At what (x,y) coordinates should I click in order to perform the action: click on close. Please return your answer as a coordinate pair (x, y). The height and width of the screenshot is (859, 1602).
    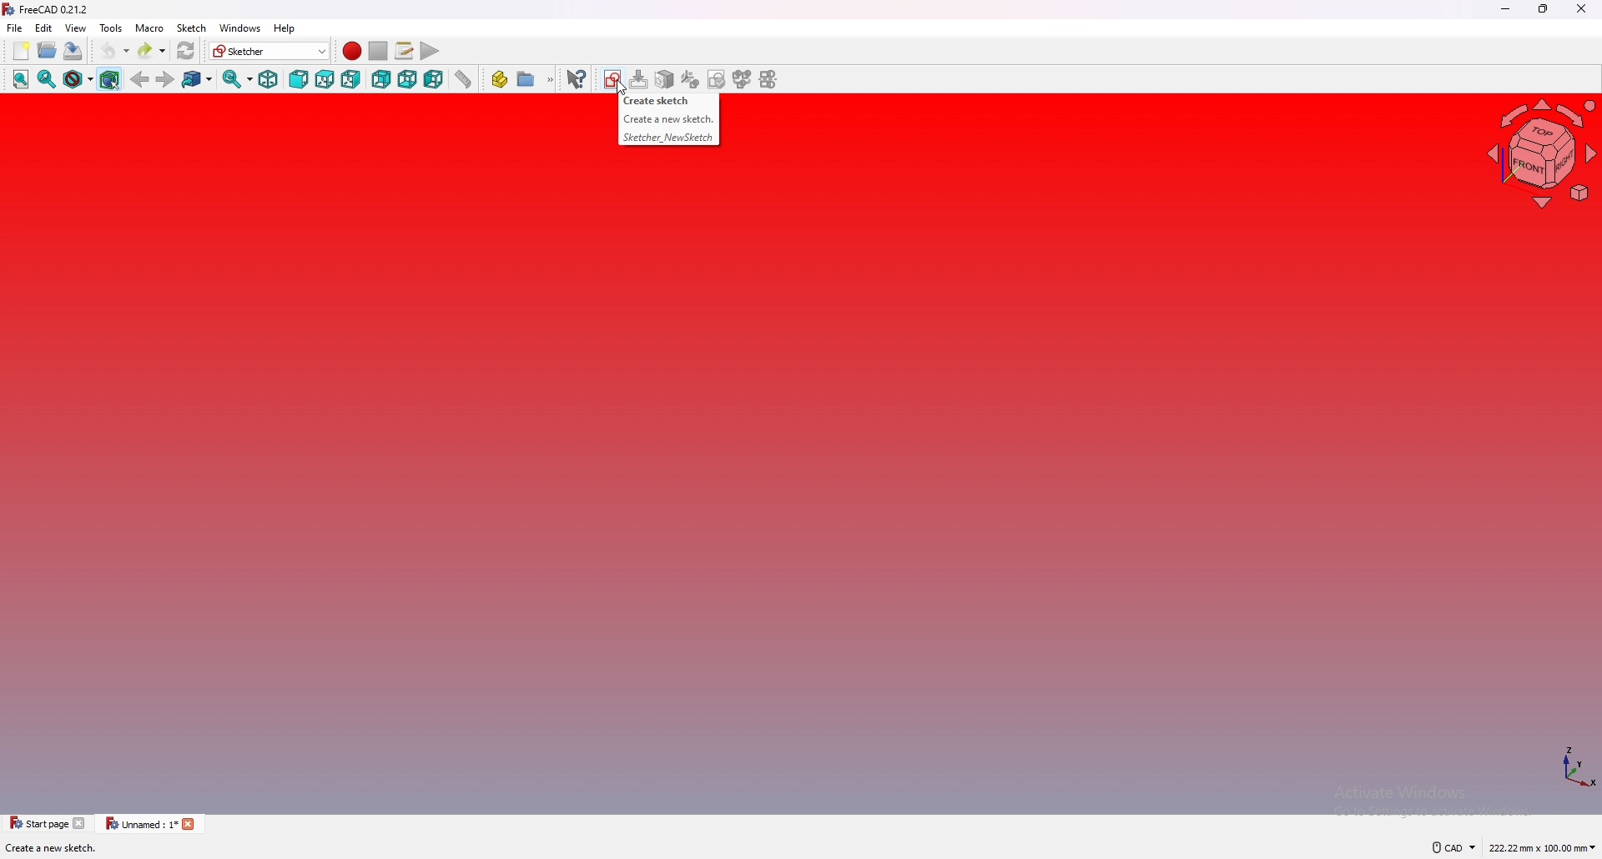
    Looking at the image, I should click on (1580, 8).